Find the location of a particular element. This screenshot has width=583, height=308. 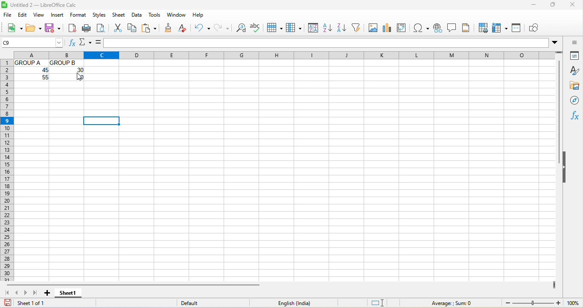

save is located at coordinates (6, 303).